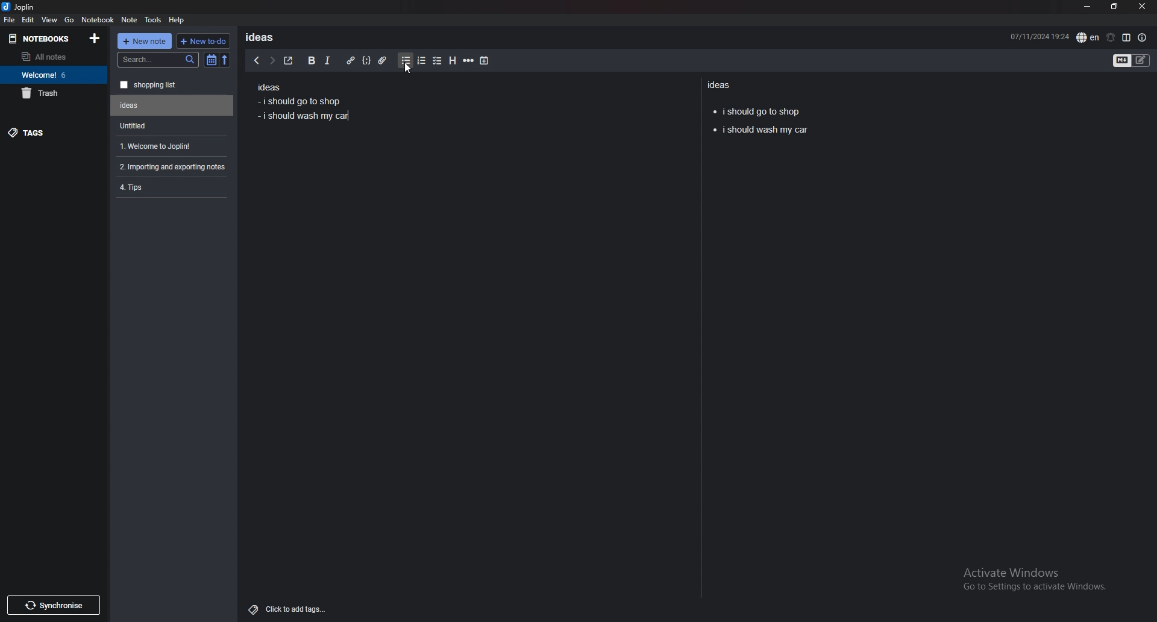 The height and width of the screenshot is (622, 1157). What do you see at coordinates (310, 61) in the screenshot?
I see `bold` at bounding box center [310, 61].